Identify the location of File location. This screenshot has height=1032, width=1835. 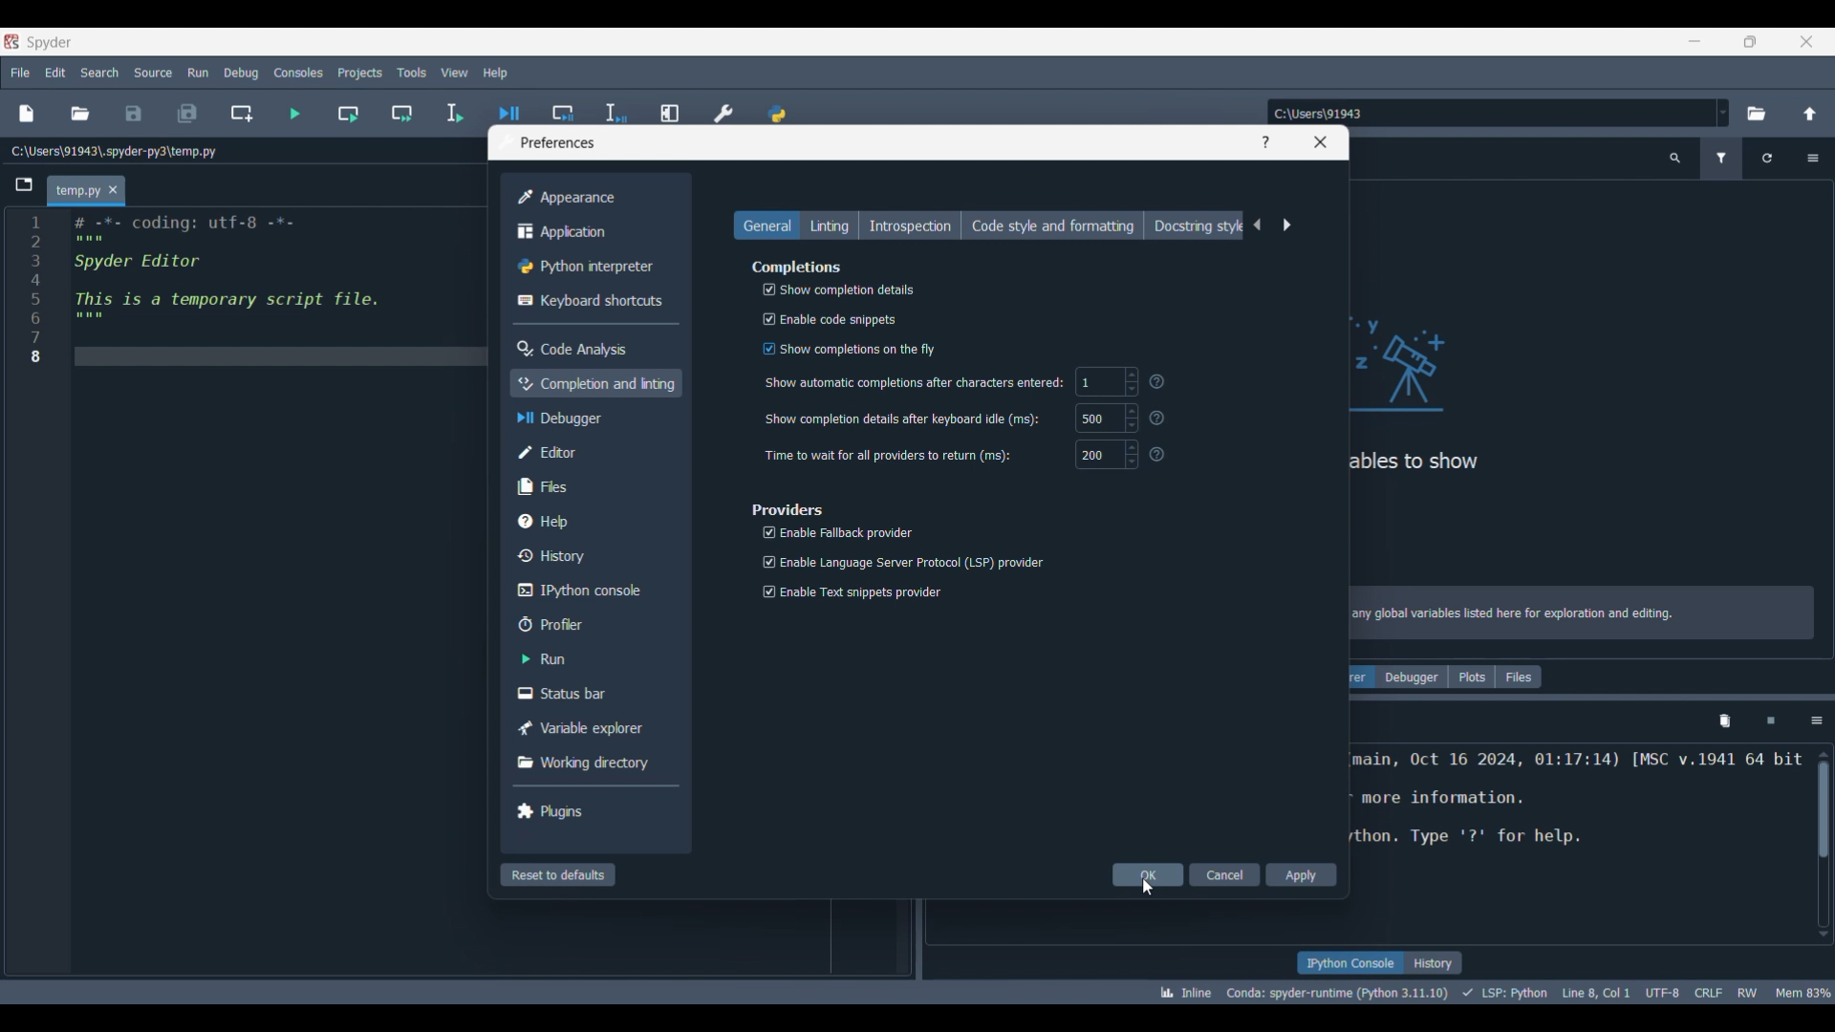
(113, 151).